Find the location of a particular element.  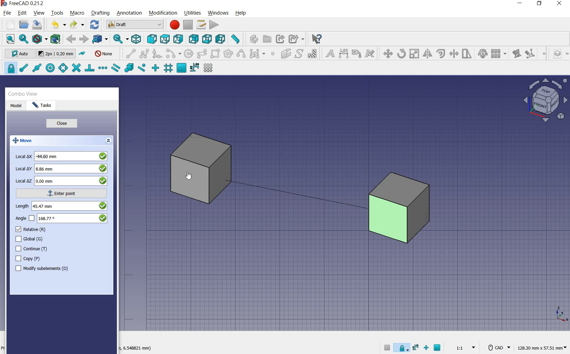

ellipse is located at coordinates (202, 54).